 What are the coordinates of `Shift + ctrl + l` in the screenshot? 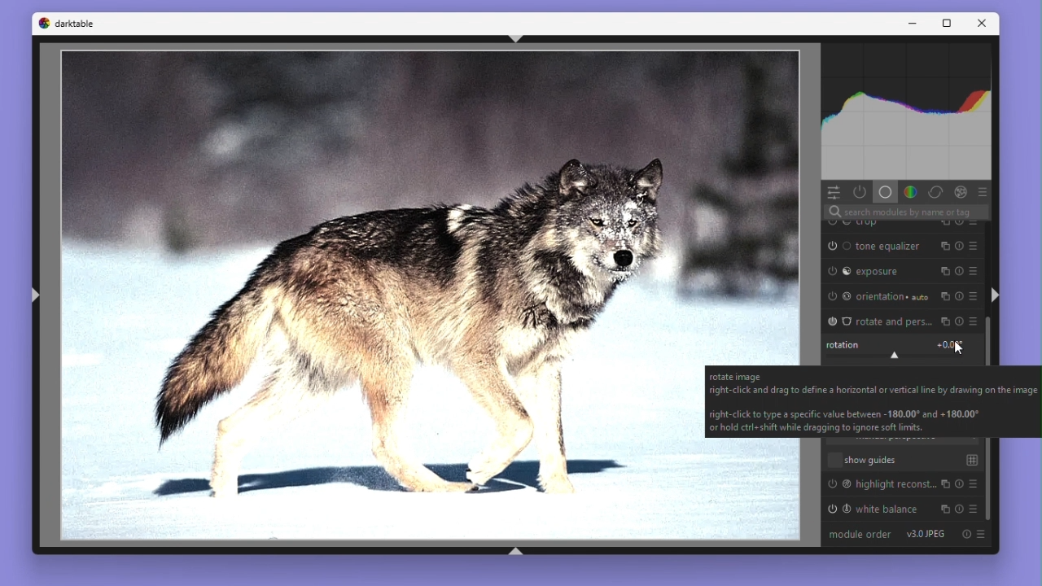 It's located at (32, 296).